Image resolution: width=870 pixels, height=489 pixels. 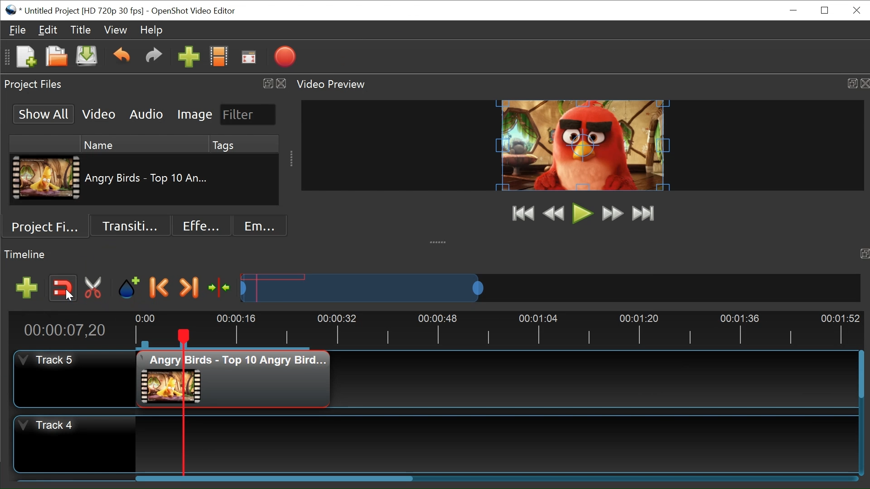 I want to click on Show All, so click(x=44, y=114).